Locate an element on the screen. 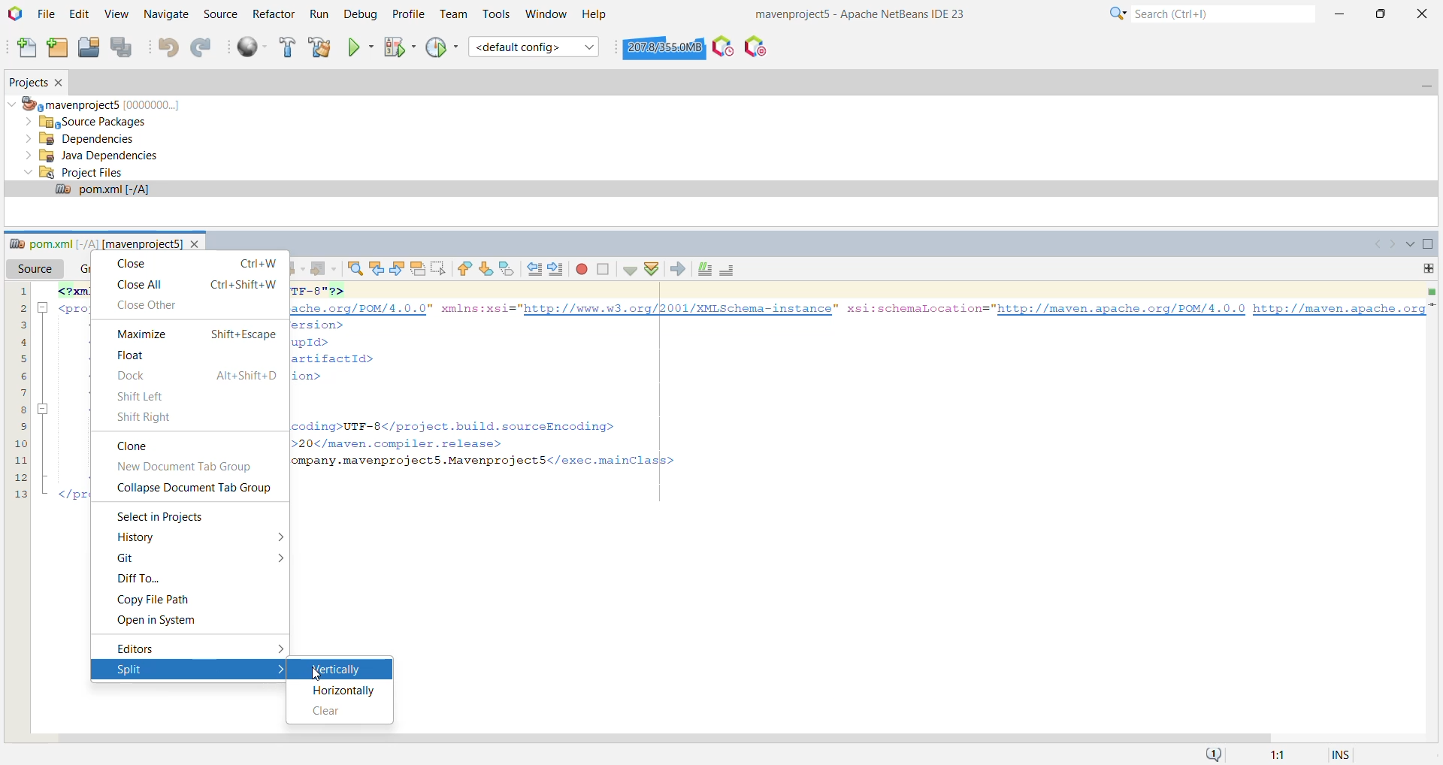 The image size is (1443, 765). Close is located at coordinates (195, 265).